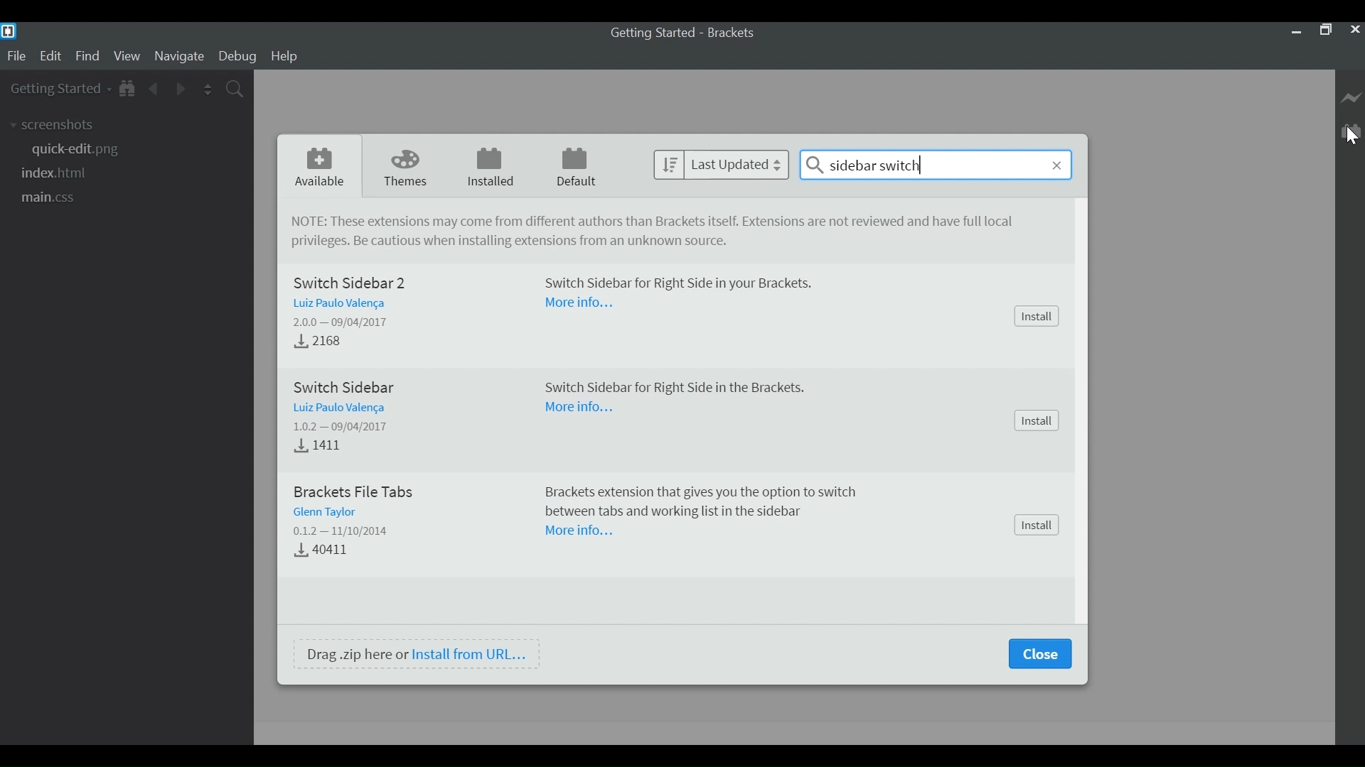  What do you see at coordinates (350, 387) in the screenshot?
I see `Switch Sidebar` at bounding box center [350, 387].